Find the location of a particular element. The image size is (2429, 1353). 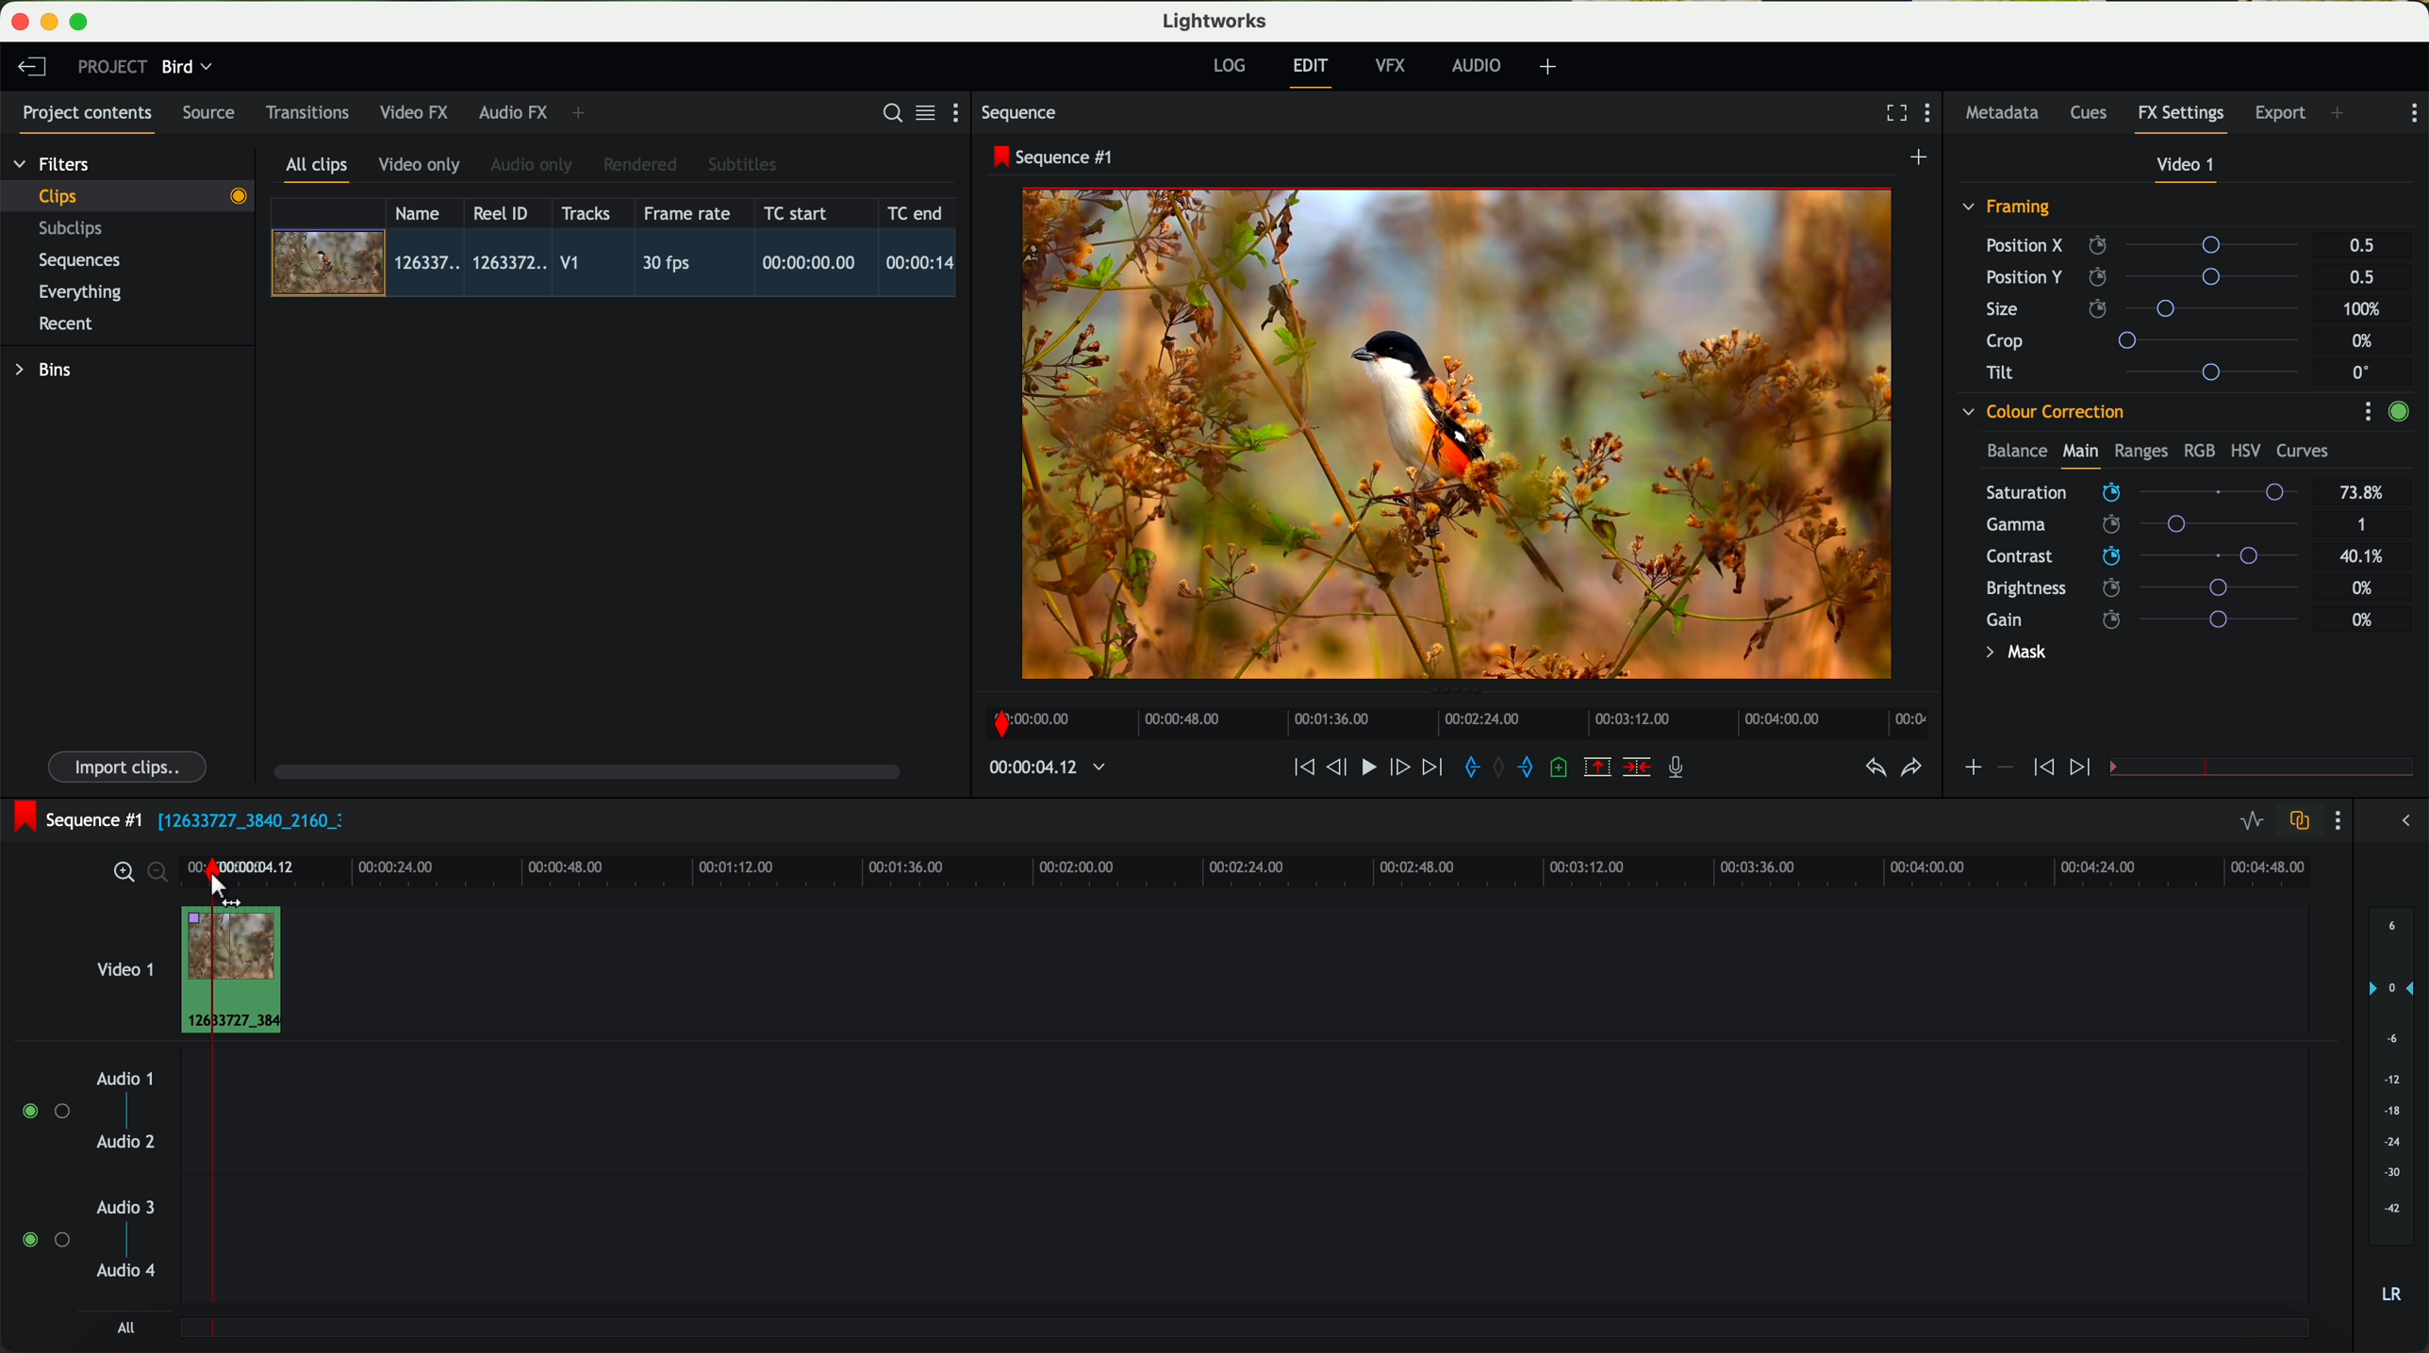

balance is located at coordinates (2017, 453).